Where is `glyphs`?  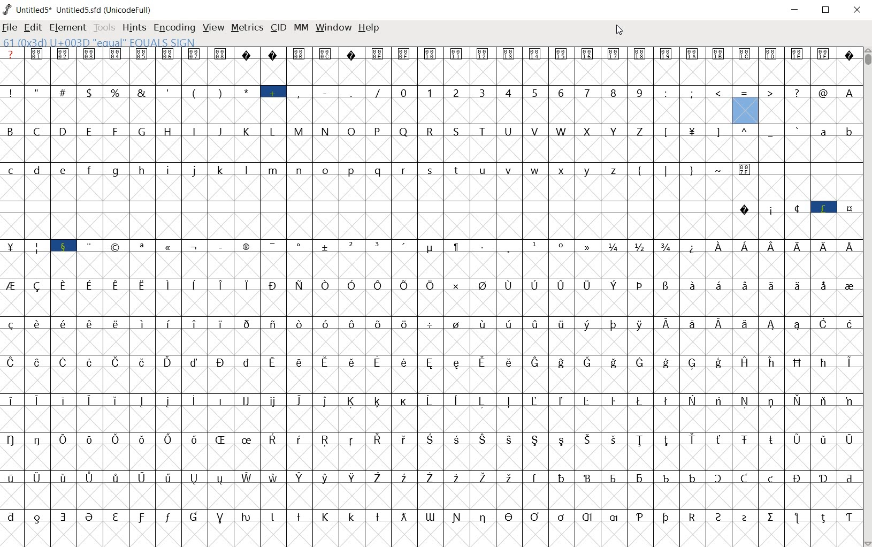
glyphs is located at coordinates (366, 291).